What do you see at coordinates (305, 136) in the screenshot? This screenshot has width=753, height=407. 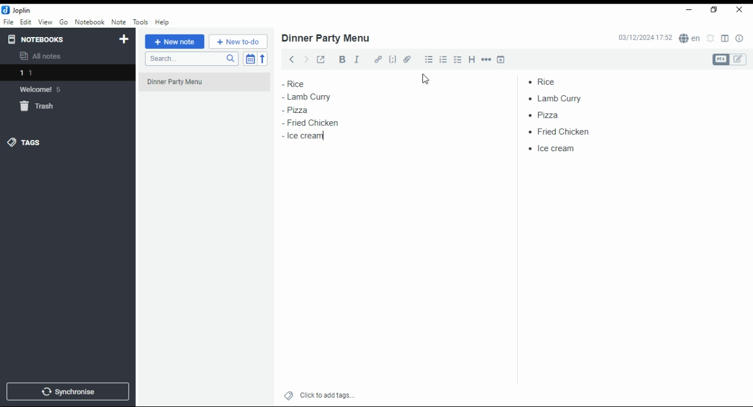 I see `ice cream` at bounding box center [305, 136].